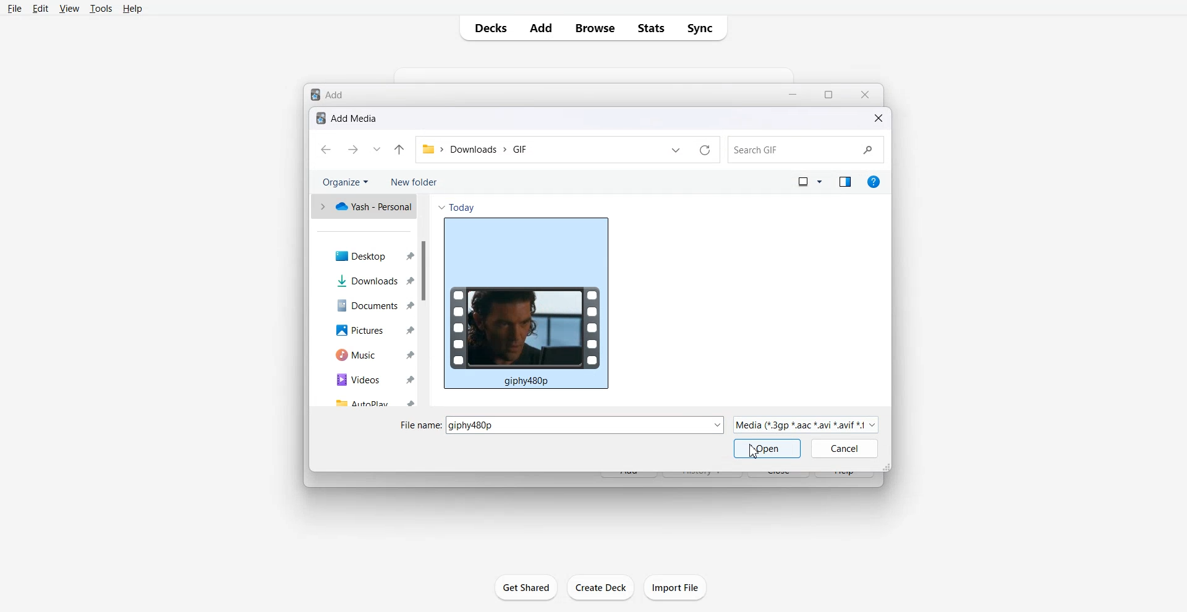 The image size is (1187, 612). I want to click on Edit, so click(41, 9).